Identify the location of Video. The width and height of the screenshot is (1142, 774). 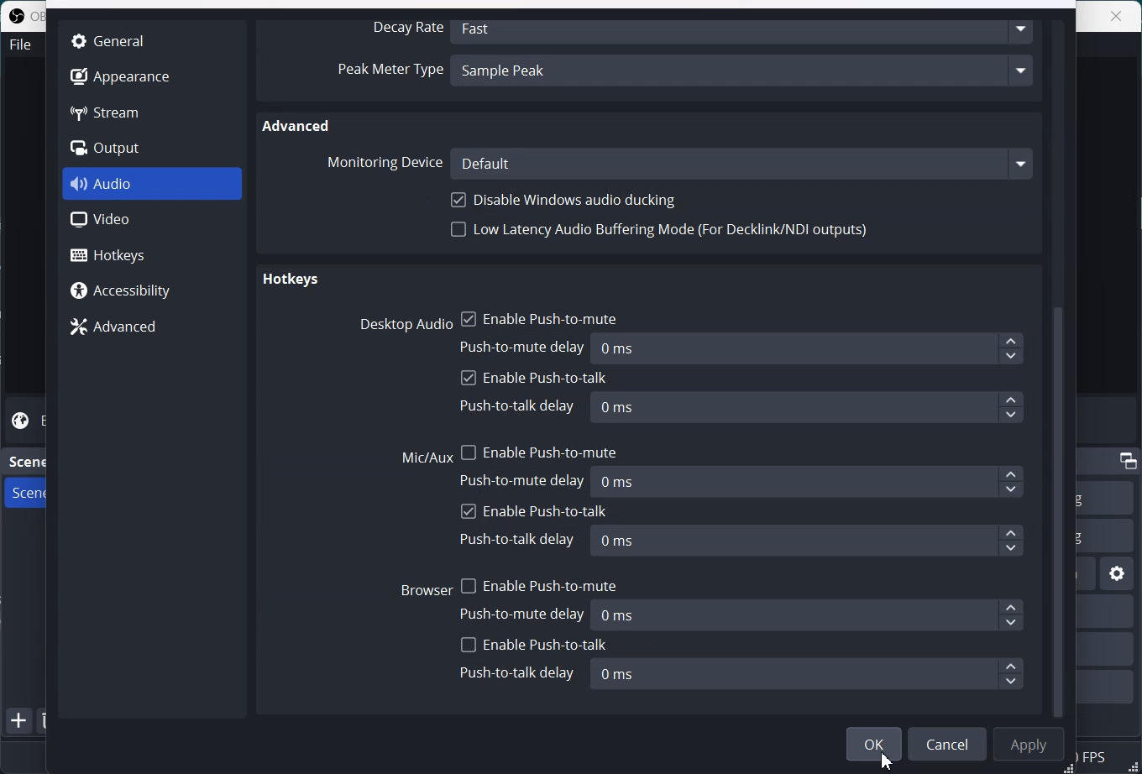
(152, 220).